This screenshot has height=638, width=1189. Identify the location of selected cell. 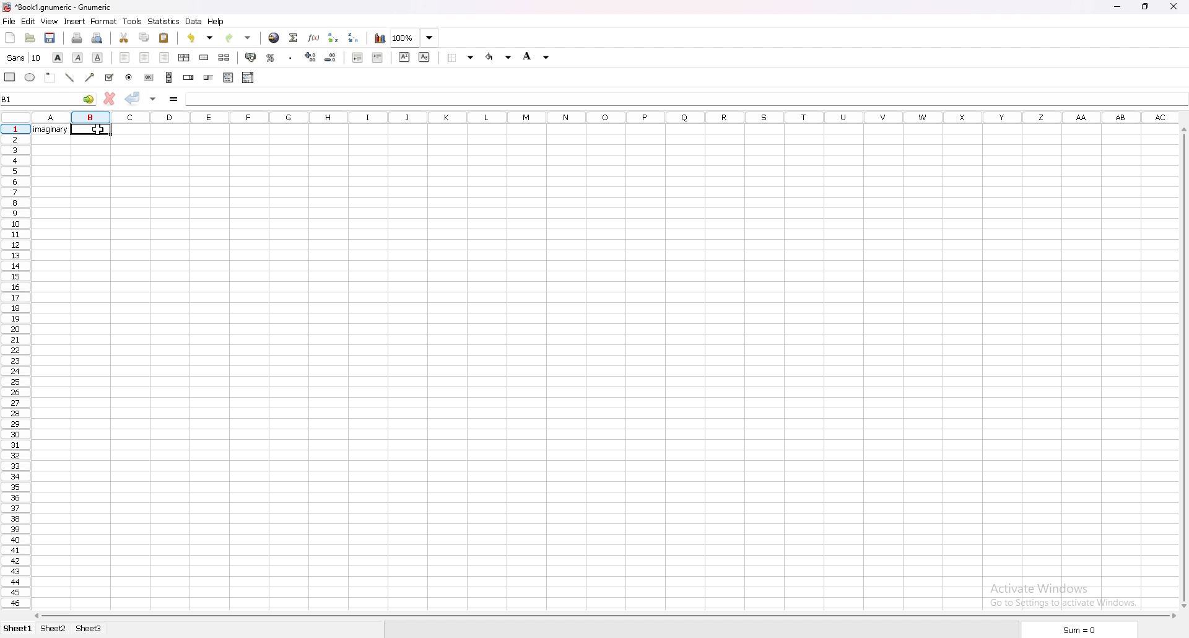
(91, 129).